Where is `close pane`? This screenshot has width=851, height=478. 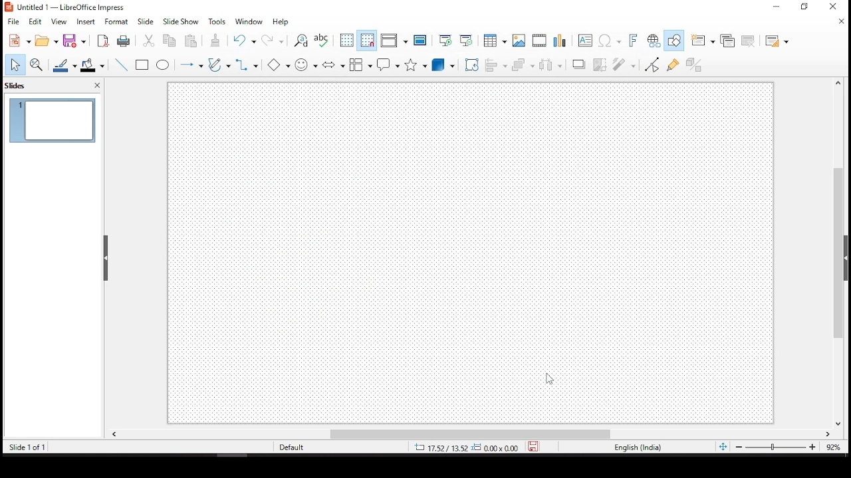 close pane is located at coordinates (104, 258).